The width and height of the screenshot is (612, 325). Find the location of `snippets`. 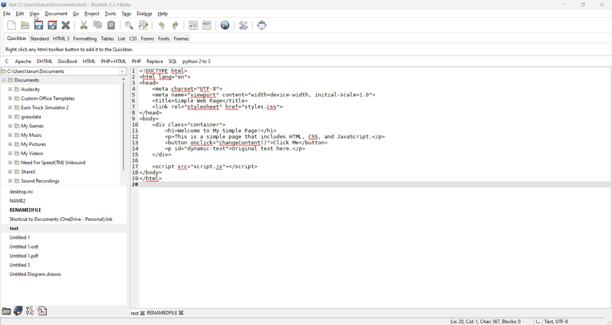

snippets is located at coordinates (44, 311).